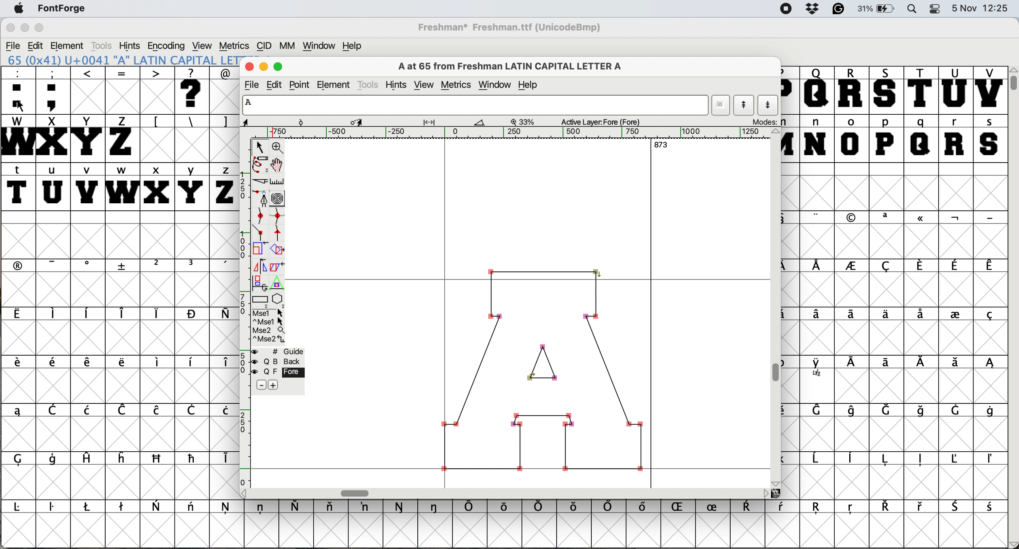 The image size is (1019, 549). Describe the element at coordinates (817, 217) in the screenshot. I see `symbol` at that location.